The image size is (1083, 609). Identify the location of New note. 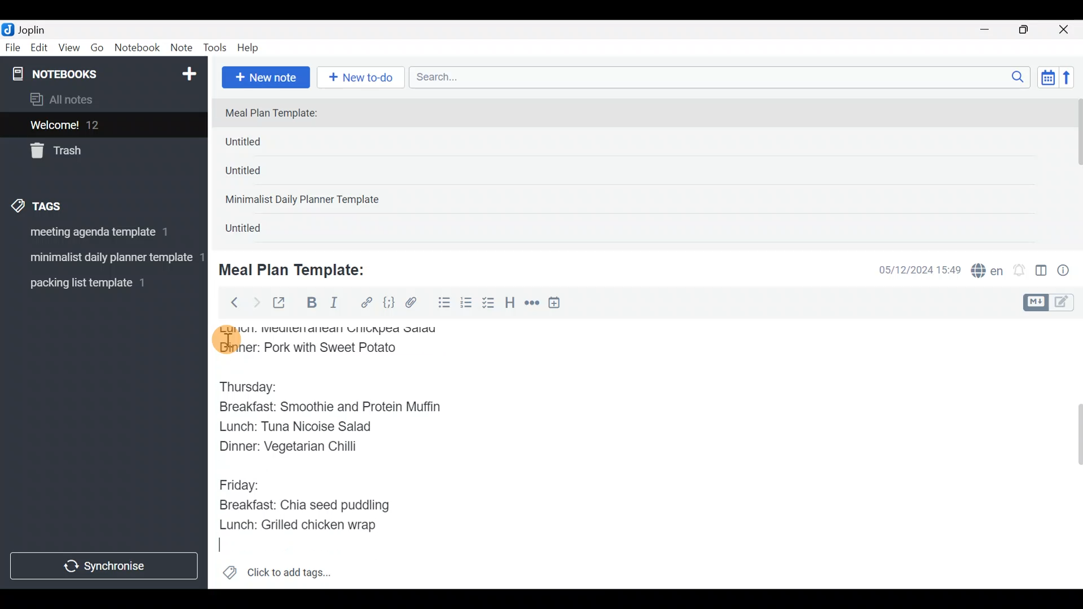
(265, 76).